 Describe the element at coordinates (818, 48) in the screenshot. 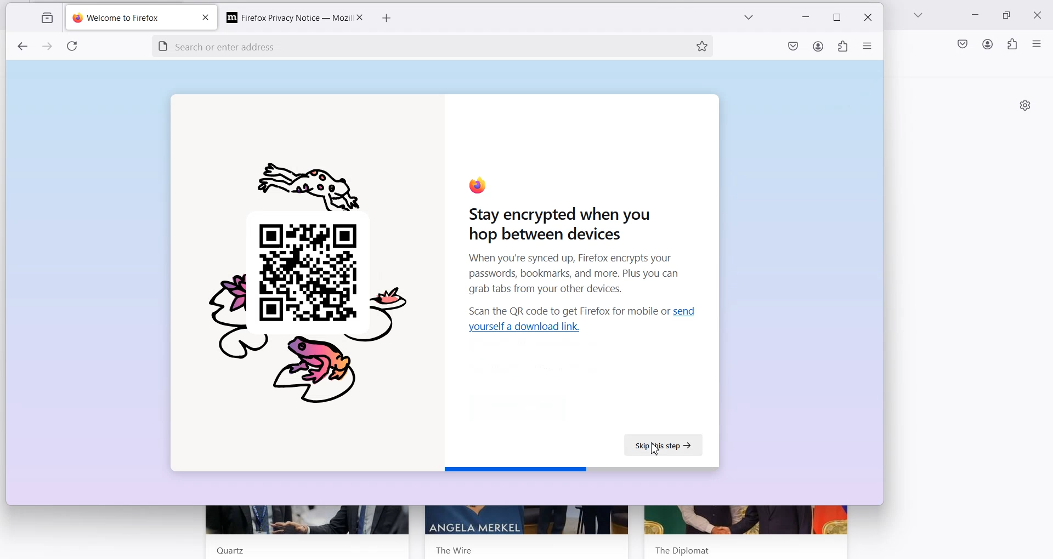

I see `account` at that location.